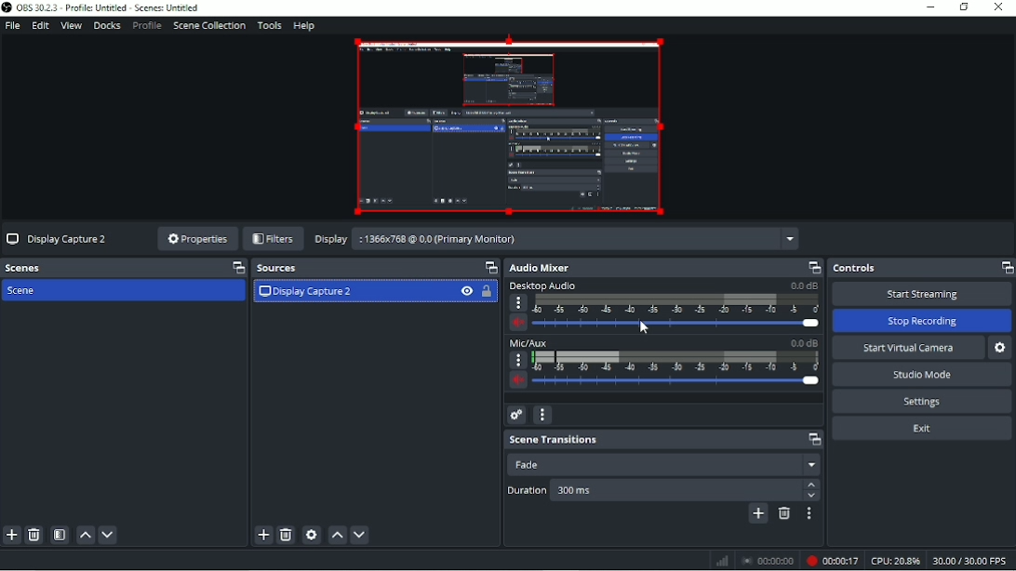 The image size is (1016, 571). Describe the element at coordinates (71, 26) in the screenshot. I see `View` at that location.